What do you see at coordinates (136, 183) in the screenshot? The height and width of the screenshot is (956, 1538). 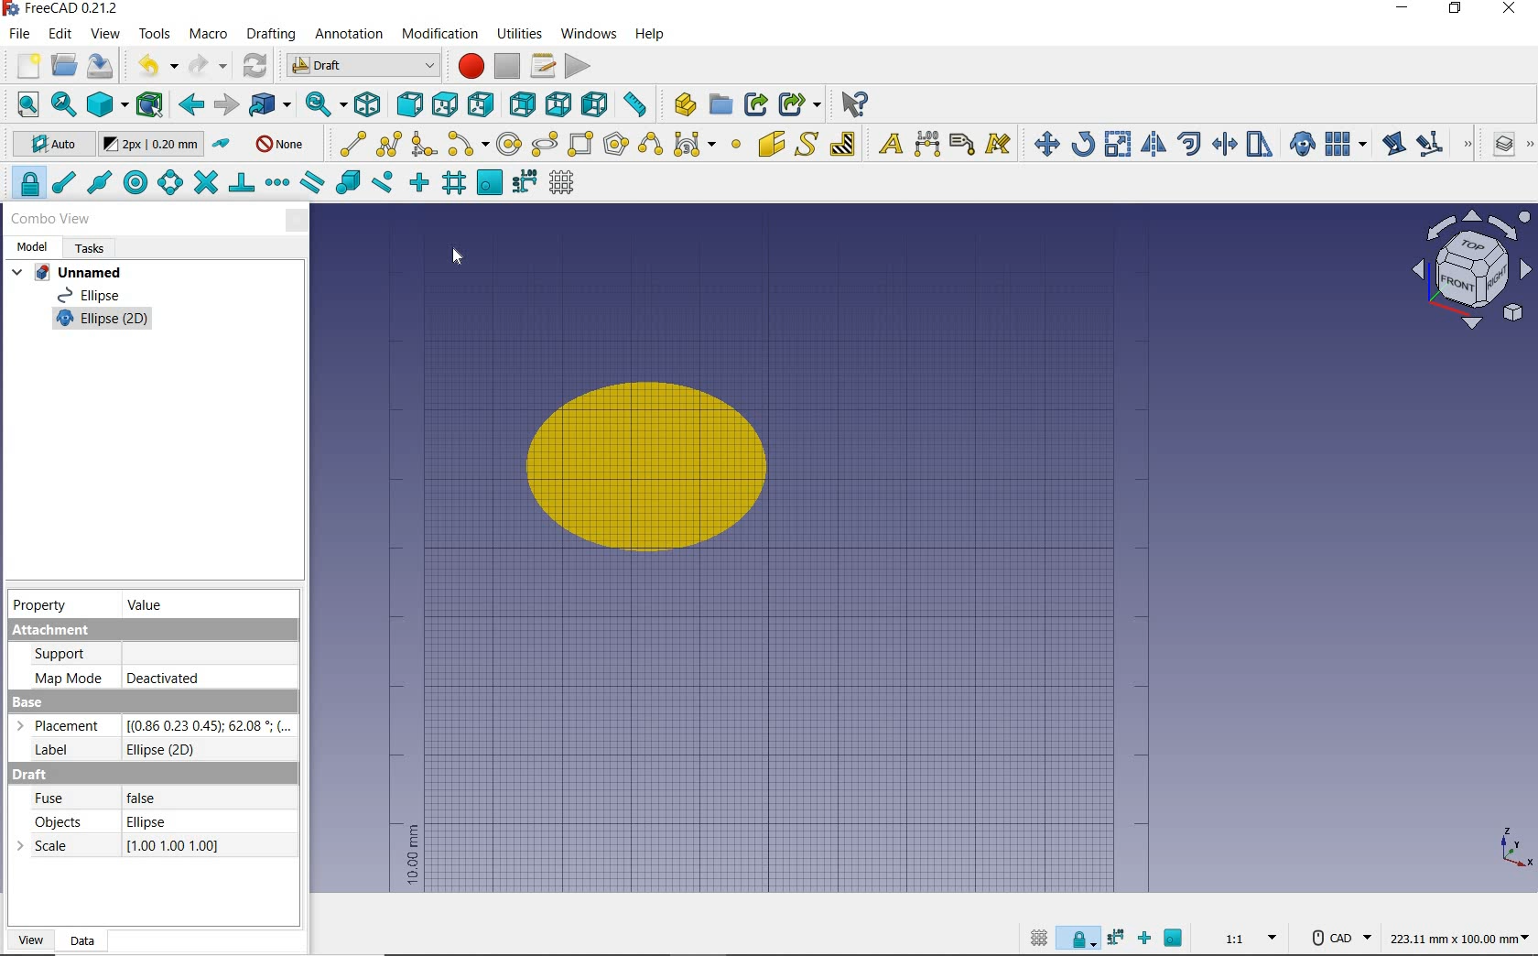 I see `snap center` at bounding box center [136, 183].